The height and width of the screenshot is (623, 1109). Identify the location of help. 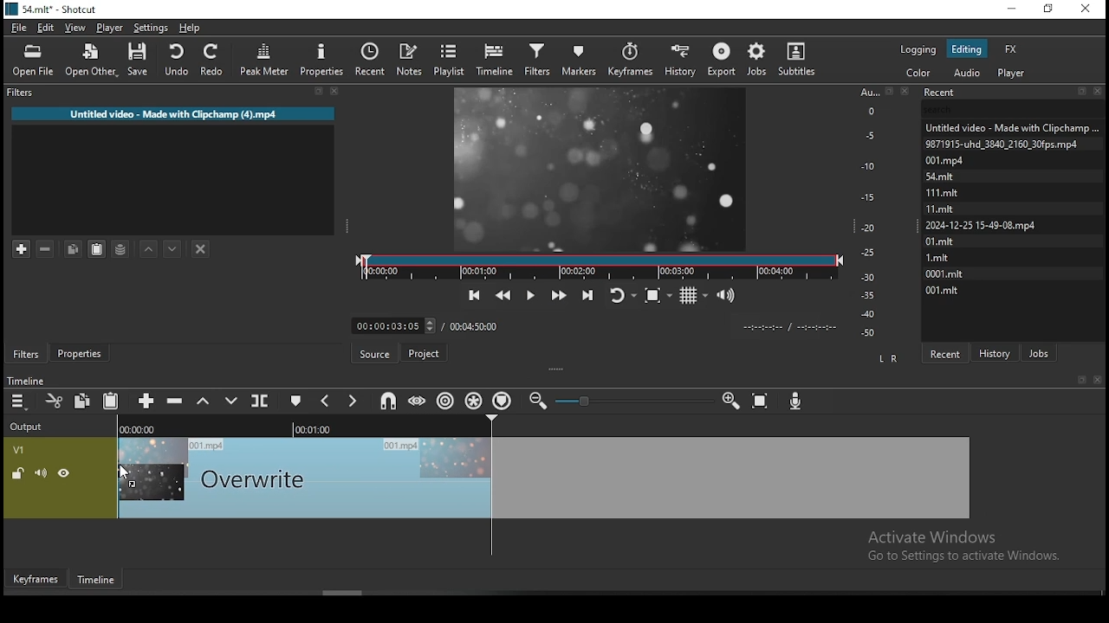
(189, 28).